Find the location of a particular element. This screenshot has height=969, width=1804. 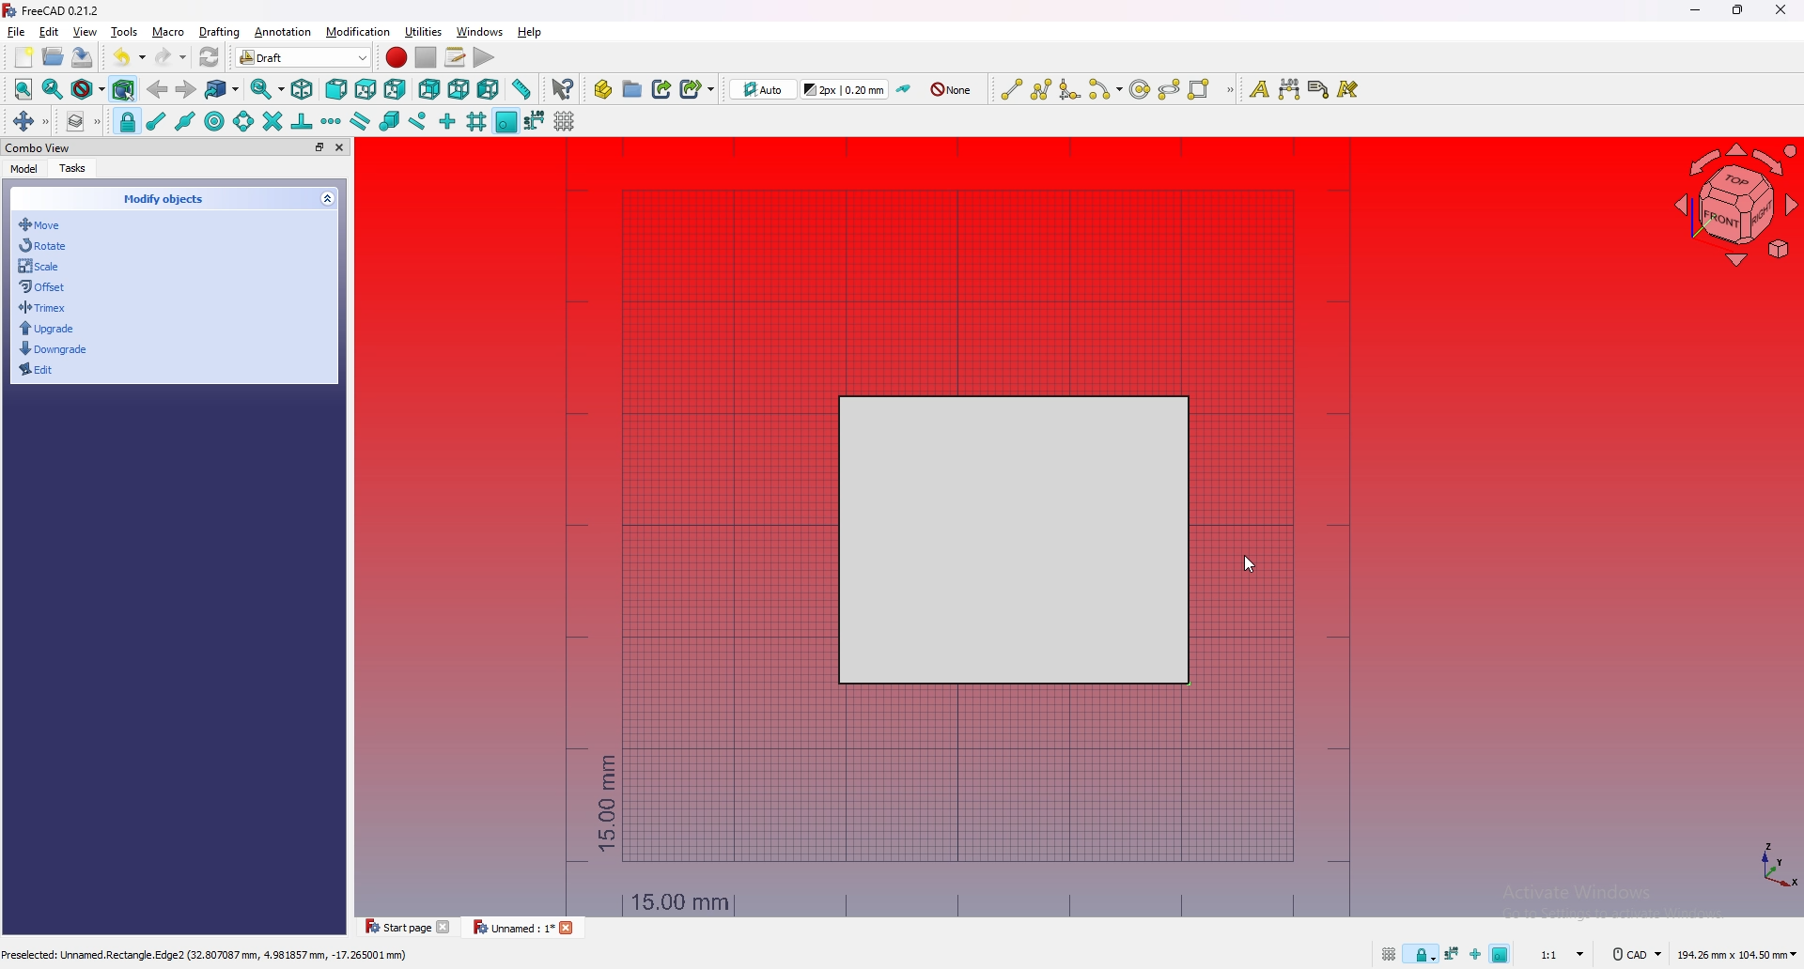

top is located at coordinates (365, 89).